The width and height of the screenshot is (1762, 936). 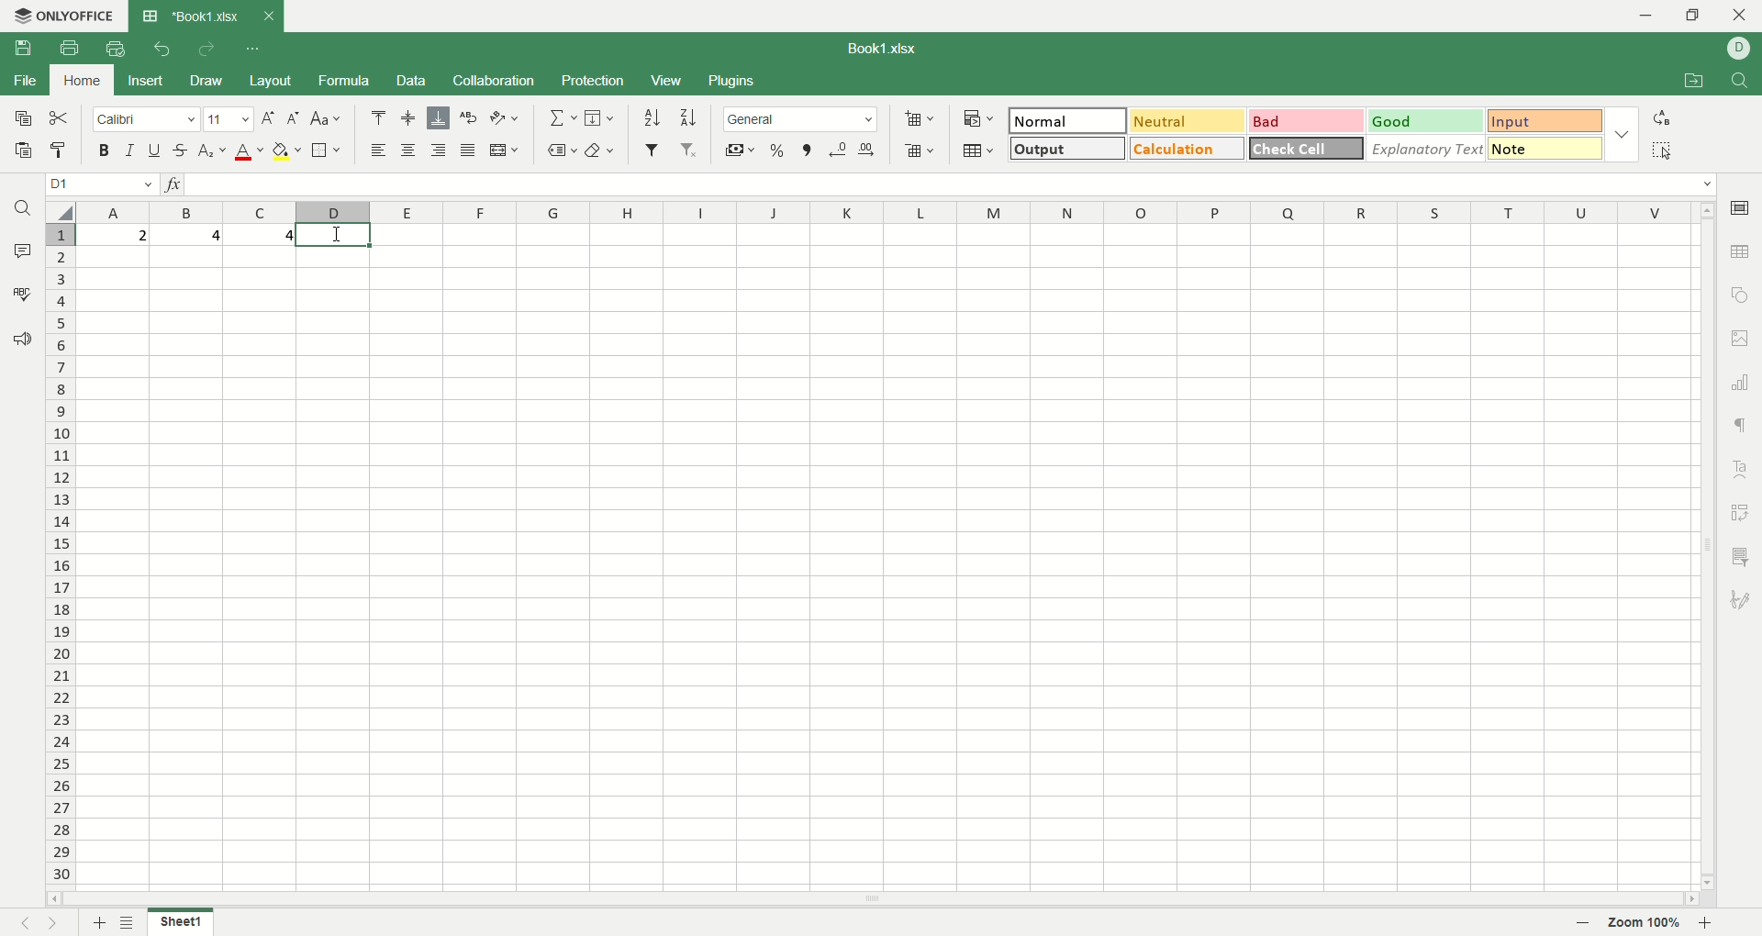 I want to click on insert, so click(x=141, y=82).